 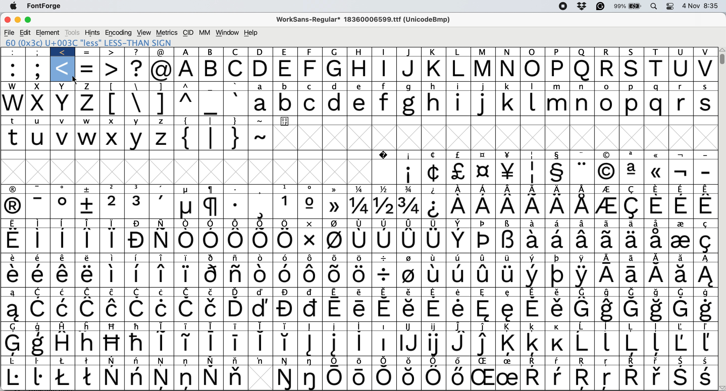 What do you see at coordinates (532, 376) in the screenshot?
I see `Symbol` at bounding box center [532, 376].